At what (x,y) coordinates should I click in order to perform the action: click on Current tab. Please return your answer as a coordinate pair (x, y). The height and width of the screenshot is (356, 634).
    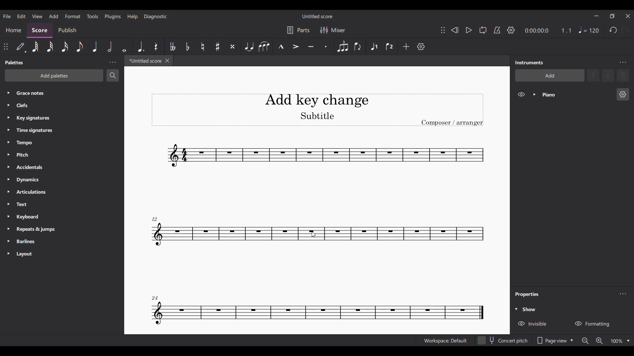
    Looking at the image, I should click on (145, 61).